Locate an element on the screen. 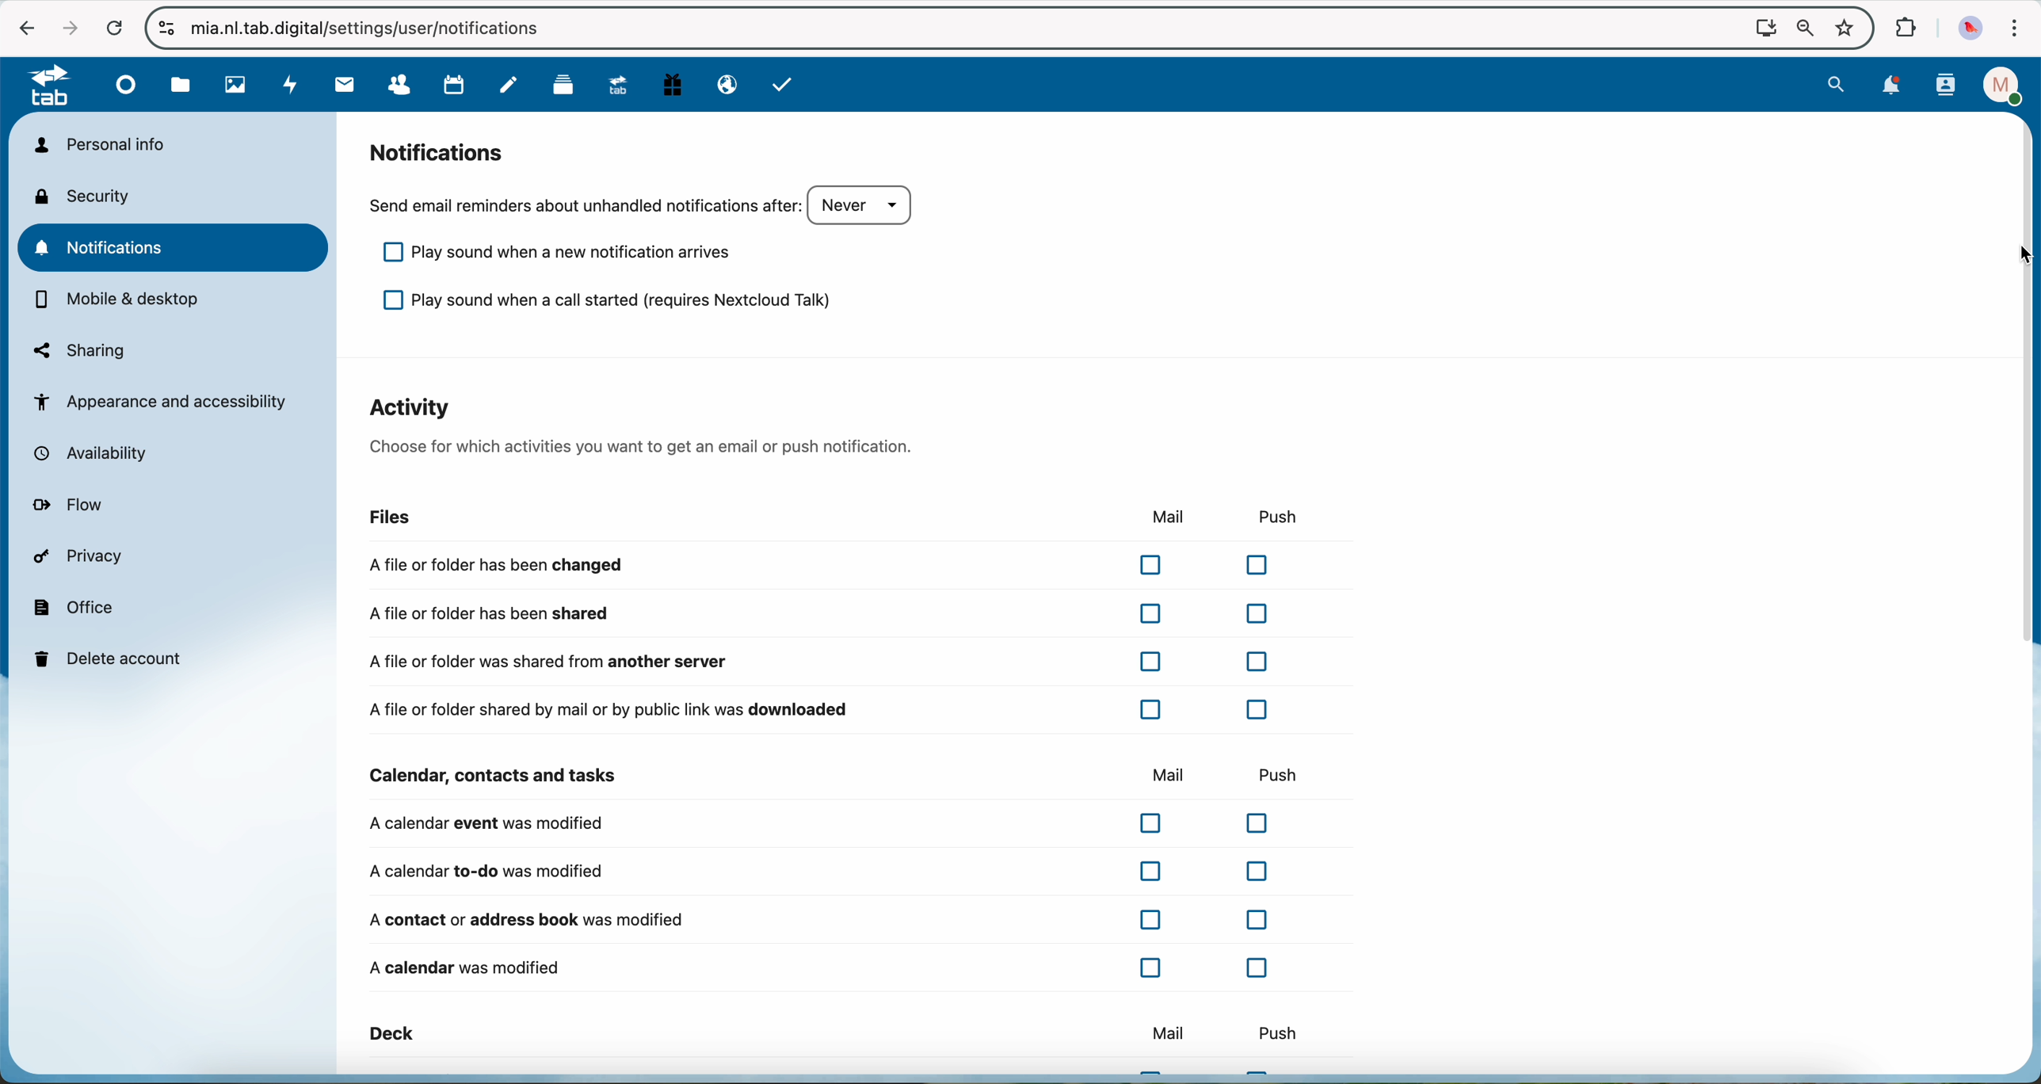  navigate foward is located at coordinates (65, 25).